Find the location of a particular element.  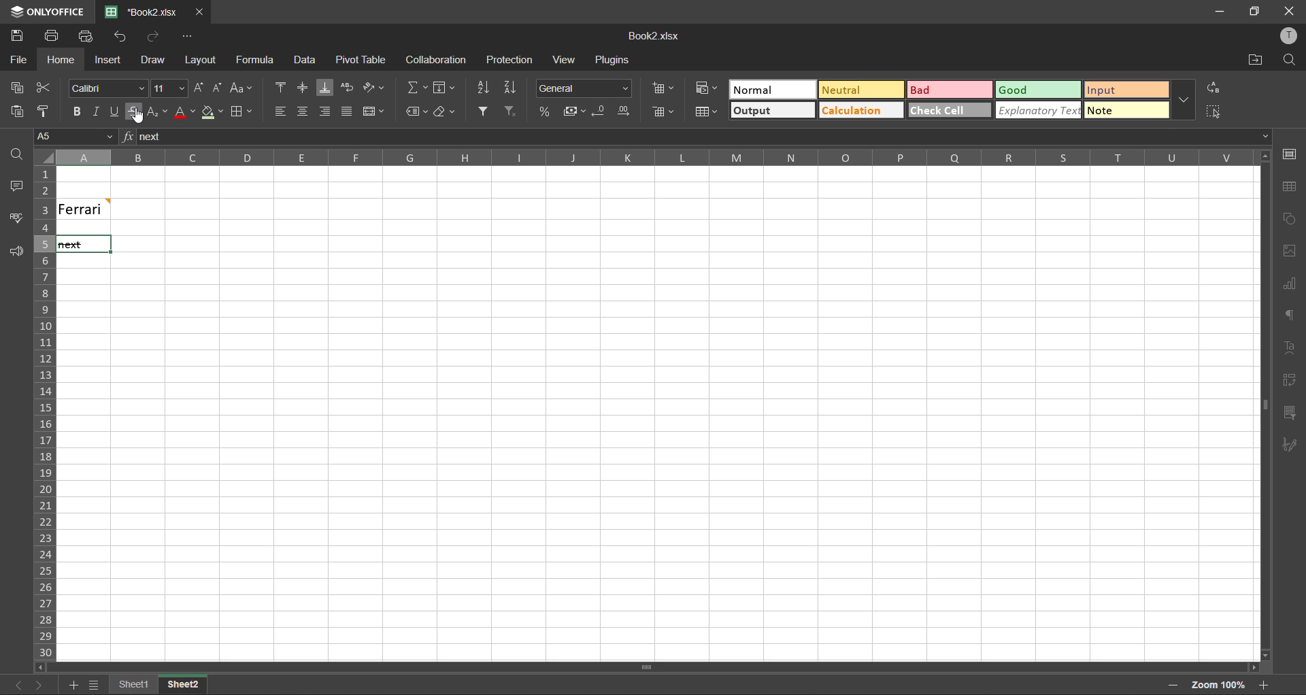

customize quick access toolbar is located at coordinates (192, 37).